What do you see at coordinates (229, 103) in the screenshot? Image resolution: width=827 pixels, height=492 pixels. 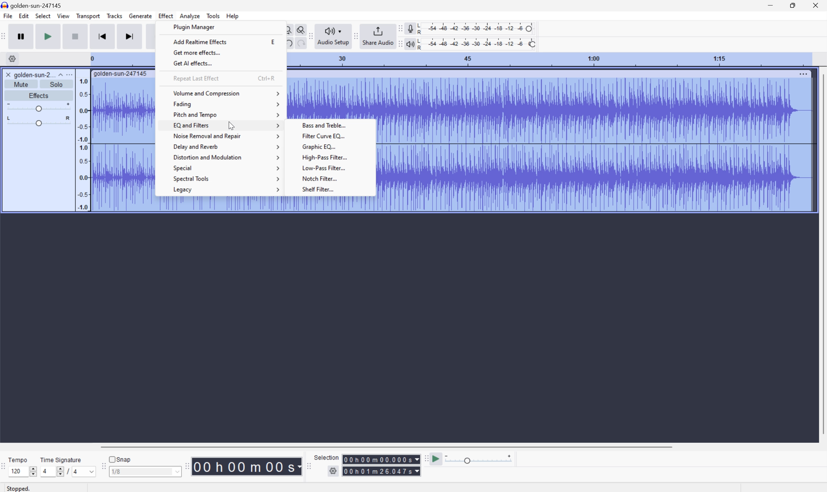 I see `Fading` at bounding box center [229, 103].